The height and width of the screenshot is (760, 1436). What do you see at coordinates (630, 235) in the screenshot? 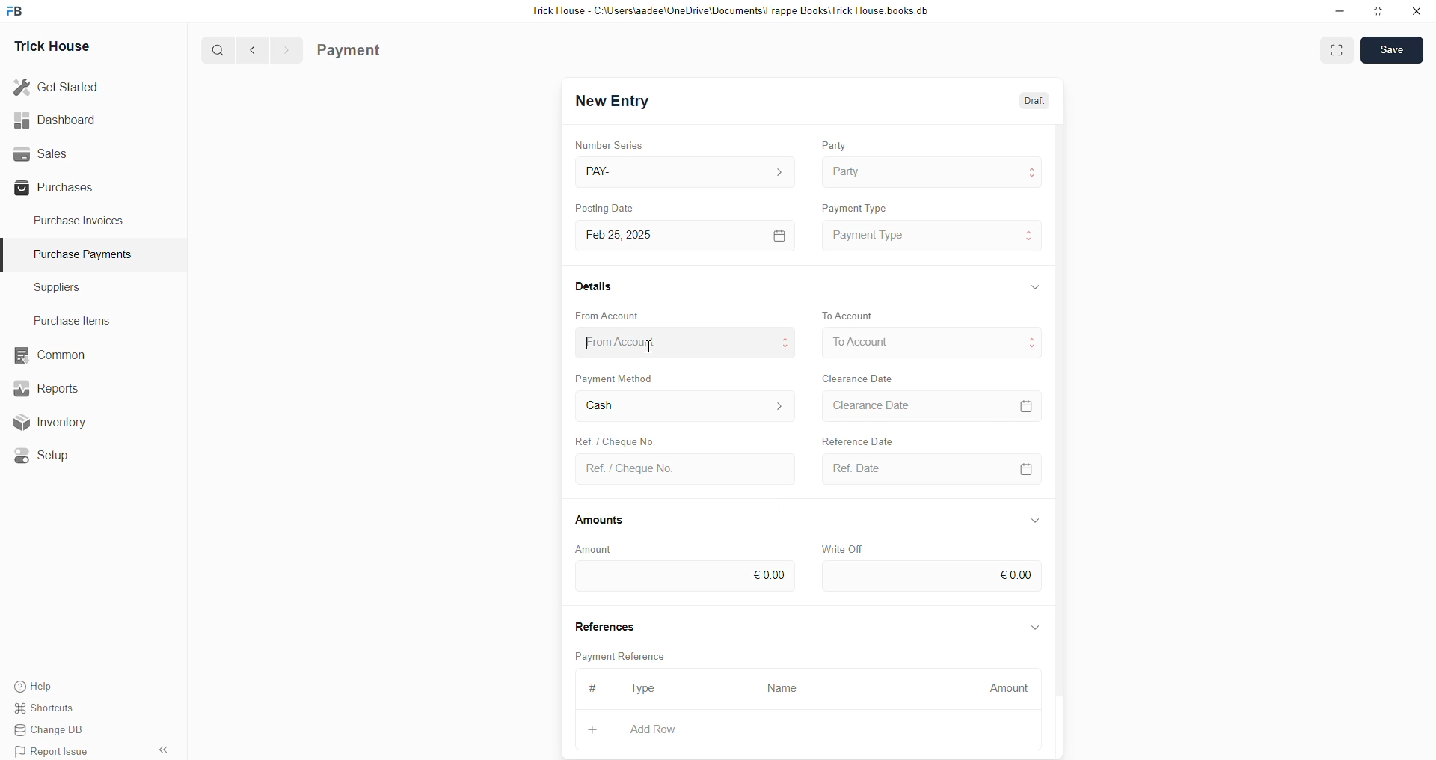
I see `Feb 25, 2025` at bounding box center [630, 235].